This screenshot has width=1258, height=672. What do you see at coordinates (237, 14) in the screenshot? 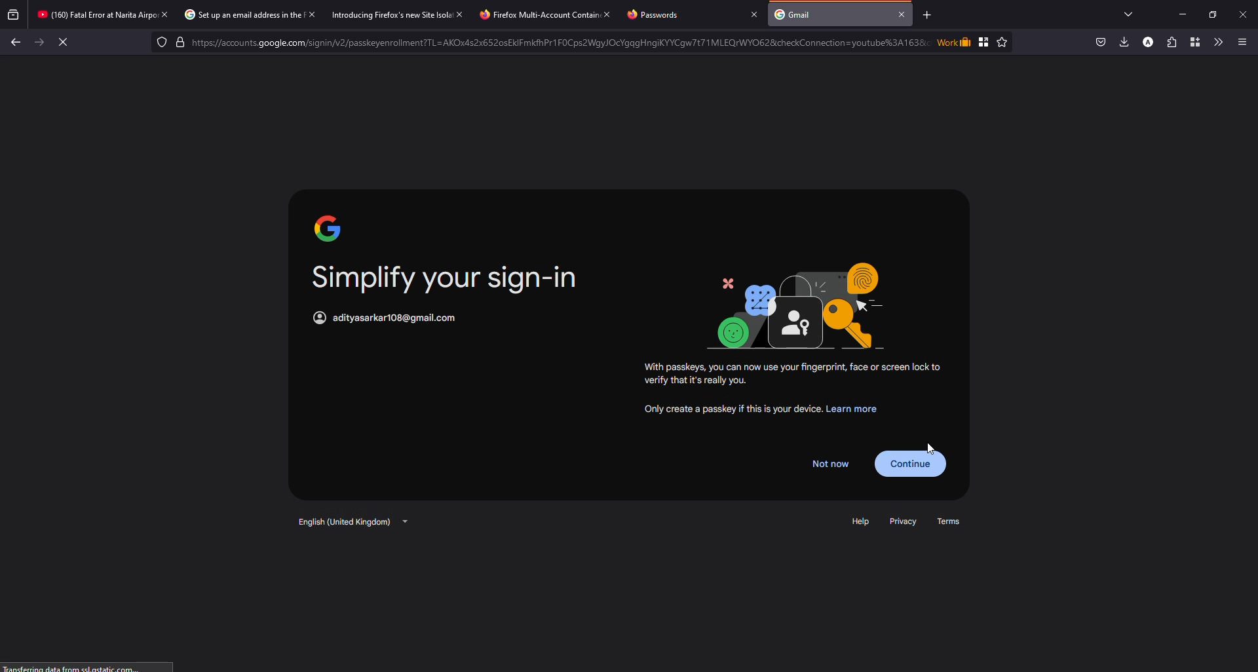
I see `Set up an email address in` at bounding box center [237, 14].